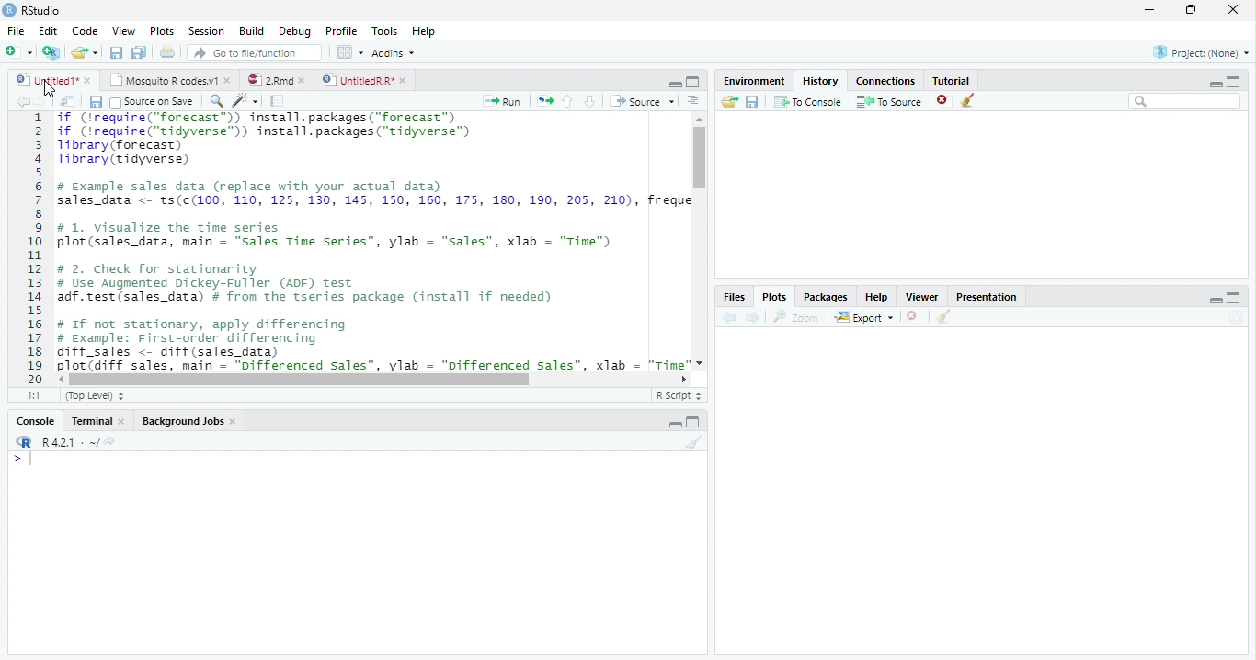  What do you see at coordinates (423, 30) in the screenshot?
I see `Help` at bounding box center [423, 30].